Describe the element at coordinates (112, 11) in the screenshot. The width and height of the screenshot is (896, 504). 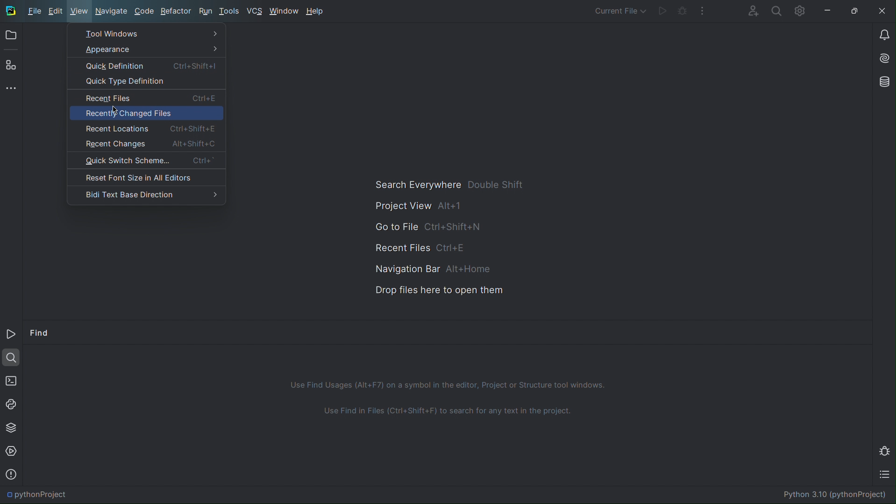
I see `Navigate` at that location.